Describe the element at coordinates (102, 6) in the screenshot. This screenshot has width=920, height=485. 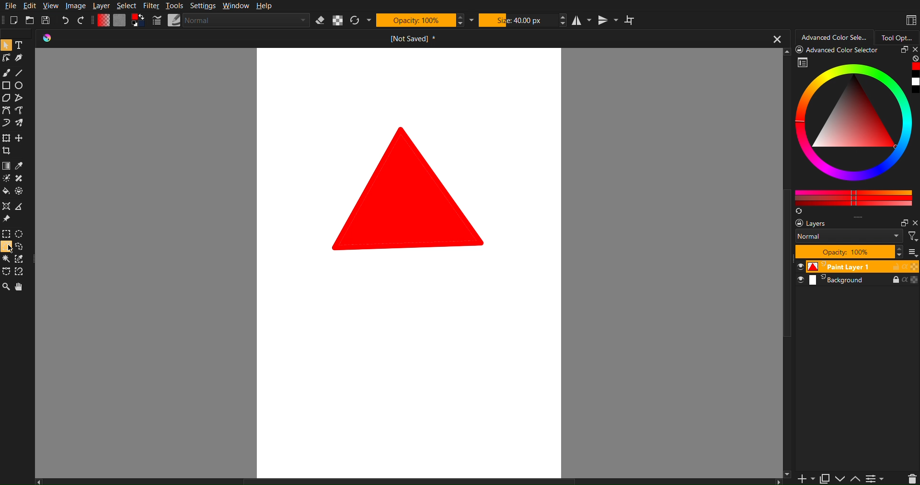
I see `Layer` at that location.